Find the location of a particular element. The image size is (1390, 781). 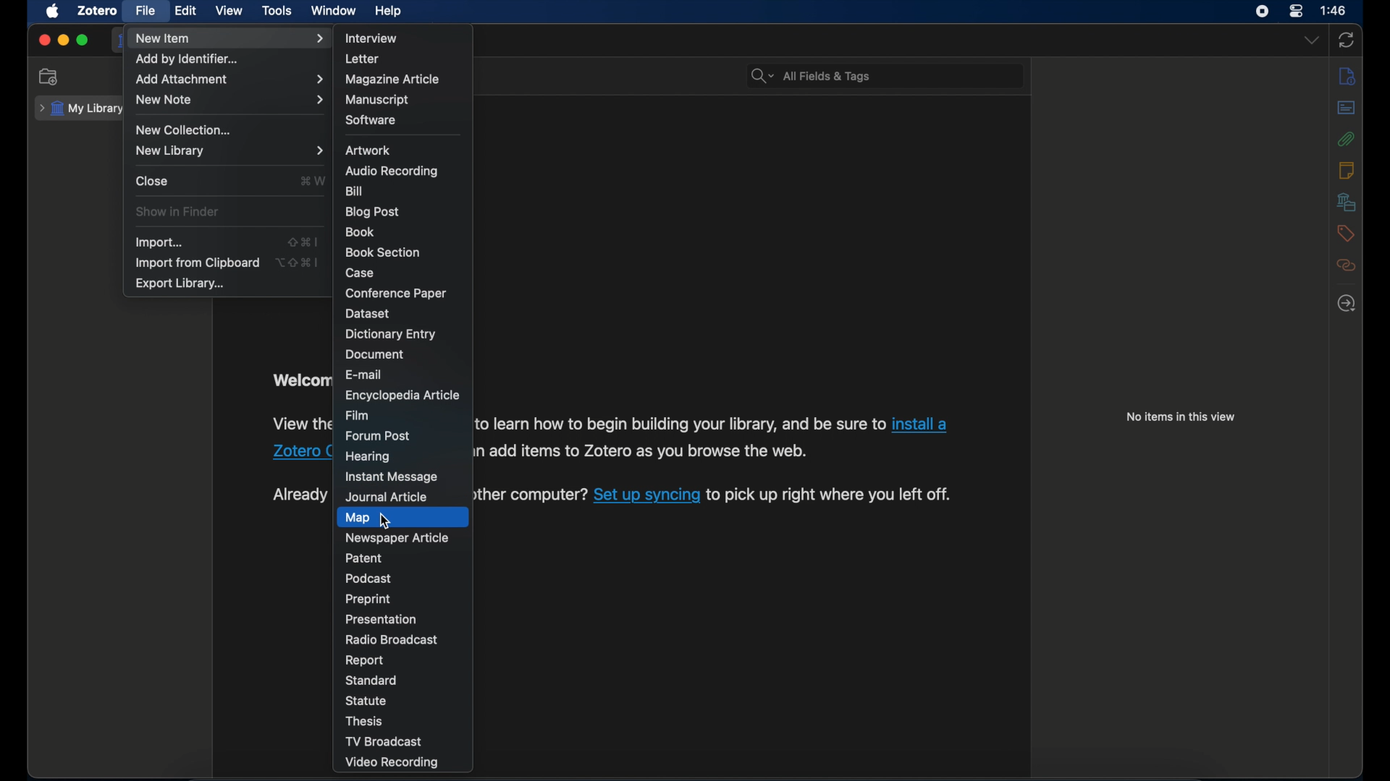

View the is located at coordinates (298, 424).